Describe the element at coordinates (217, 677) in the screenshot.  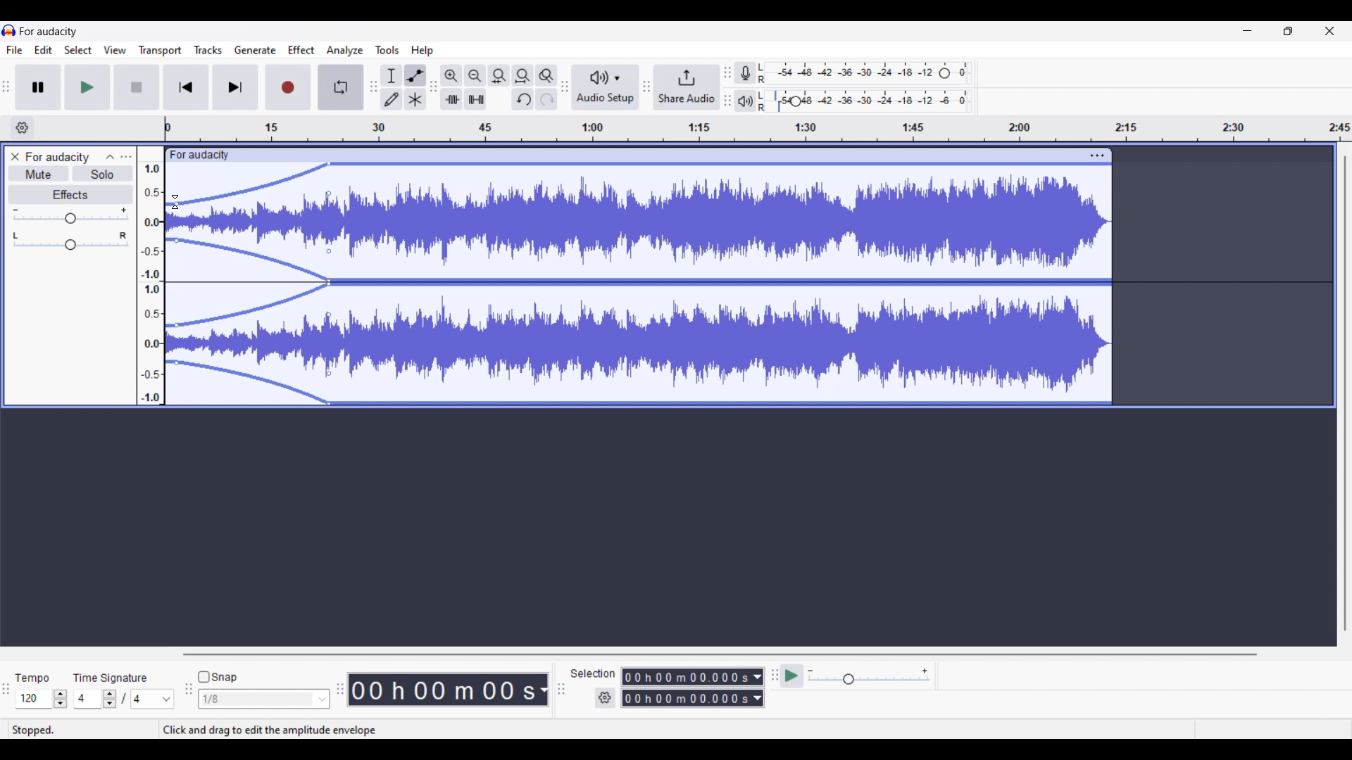
I see `Snap toggle` at that location.